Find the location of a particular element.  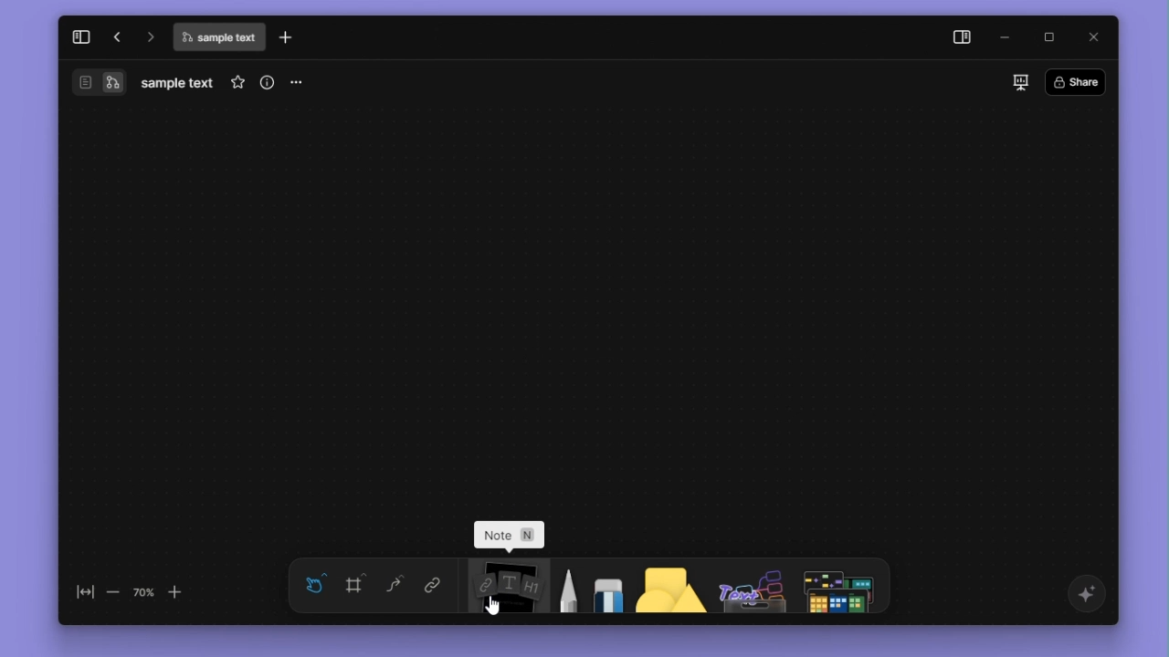

switch between page and edgeless is located at coordinates (99, 84).